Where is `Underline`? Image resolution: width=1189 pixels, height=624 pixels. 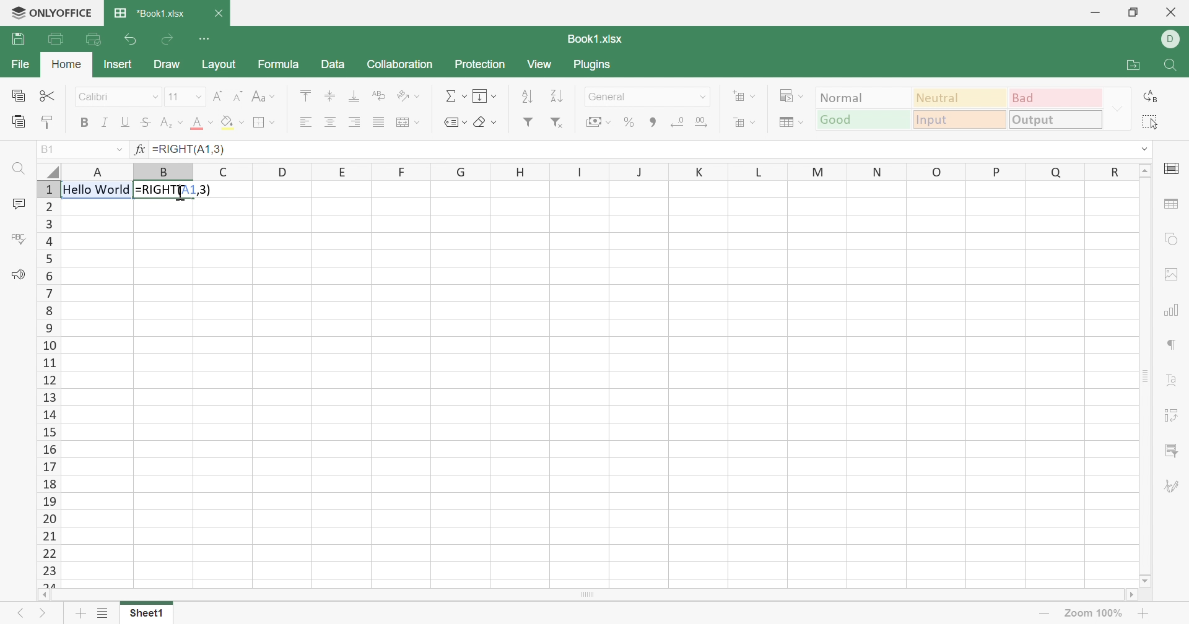 Underline is located at coordinates (124, 122).